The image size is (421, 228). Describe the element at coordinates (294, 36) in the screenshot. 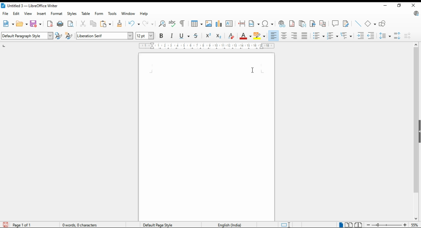

I see `align right` at that location.